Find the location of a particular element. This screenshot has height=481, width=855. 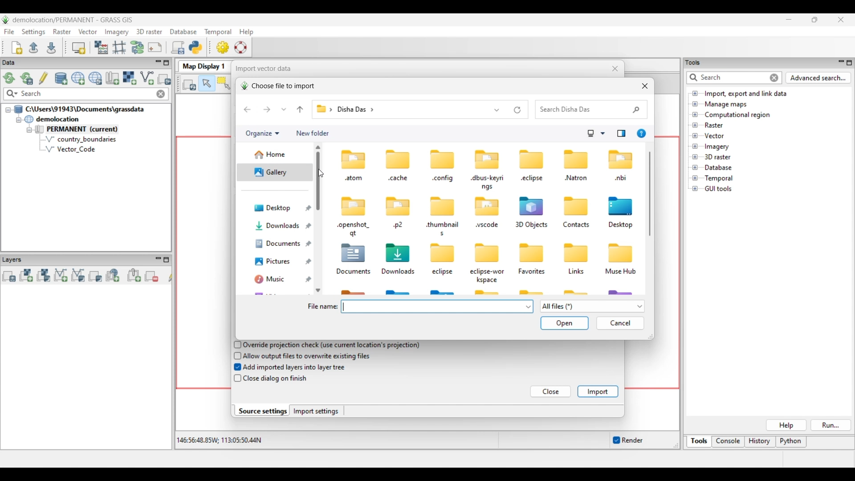

Downloads folder is located at coordinates (276, 227).